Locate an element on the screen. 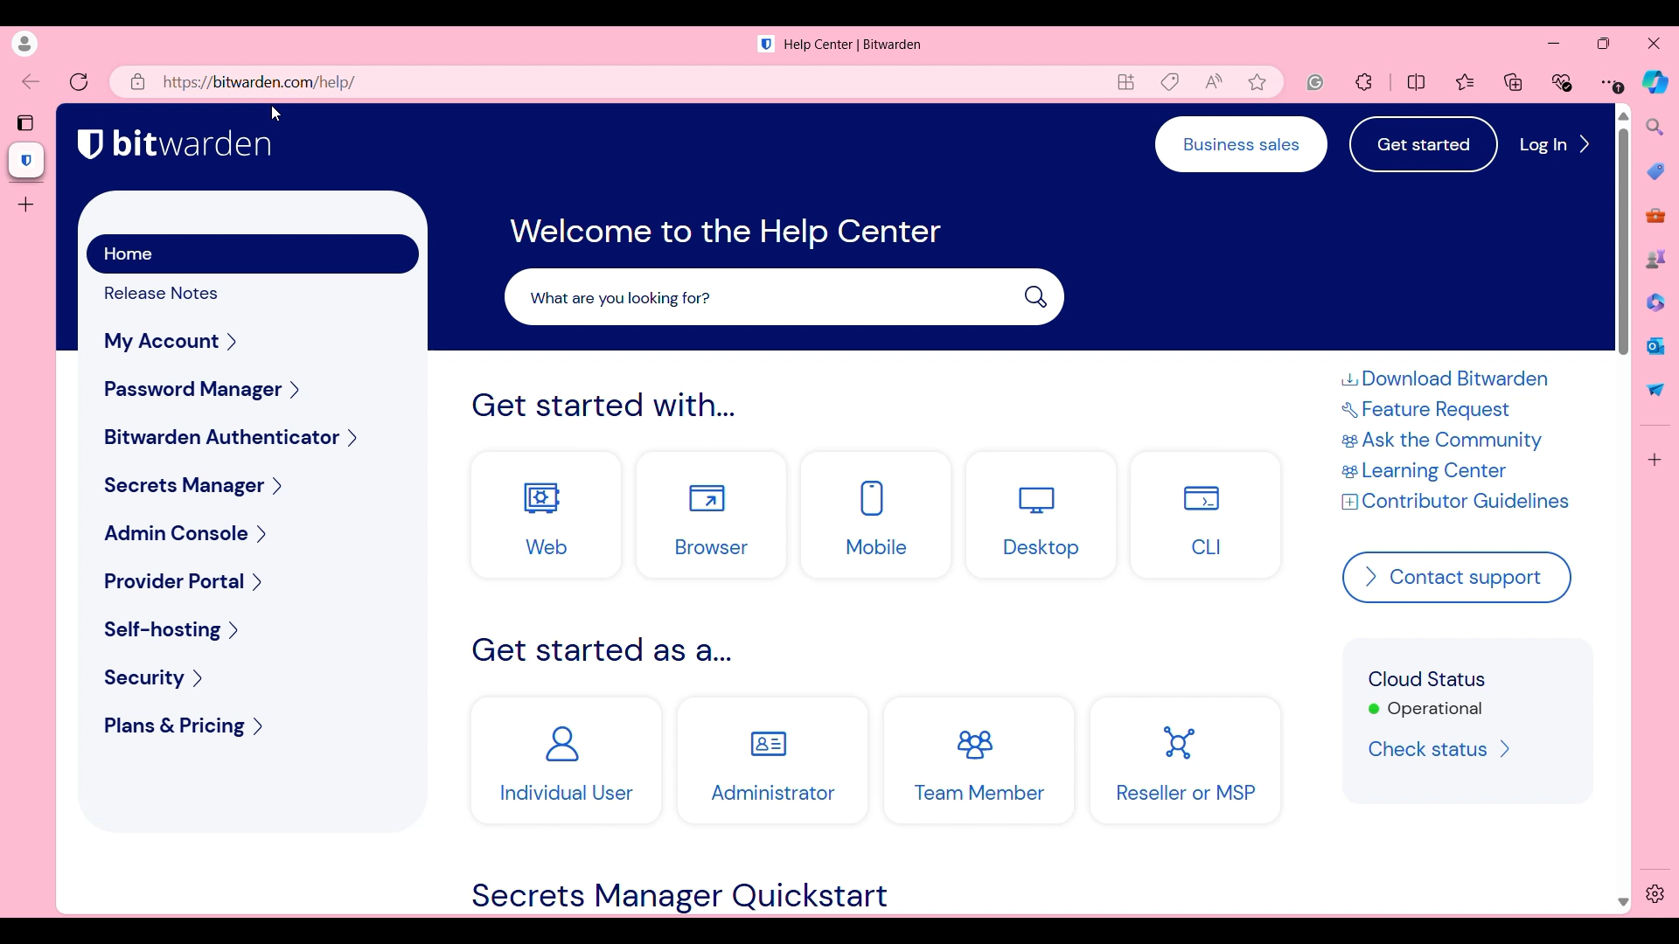 This screenshot has width=1679, height=944. Login is located at coordinates (1554, 144).